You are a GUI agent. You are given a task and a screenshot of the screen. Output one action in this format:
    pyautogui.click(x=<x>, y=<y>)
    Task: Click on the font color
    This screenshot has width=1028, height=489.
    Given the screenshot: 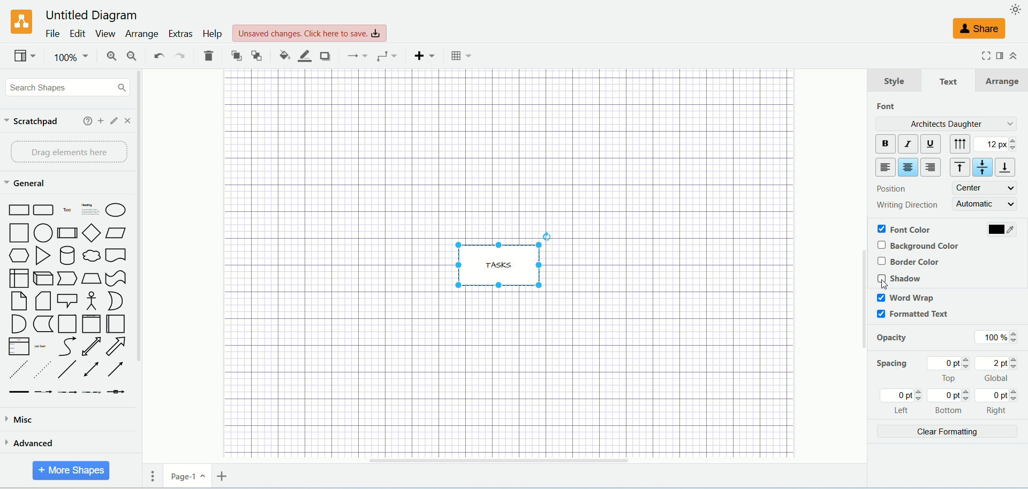 What is the action you would take?
    pyautogui.click(x=905, y=228)
    